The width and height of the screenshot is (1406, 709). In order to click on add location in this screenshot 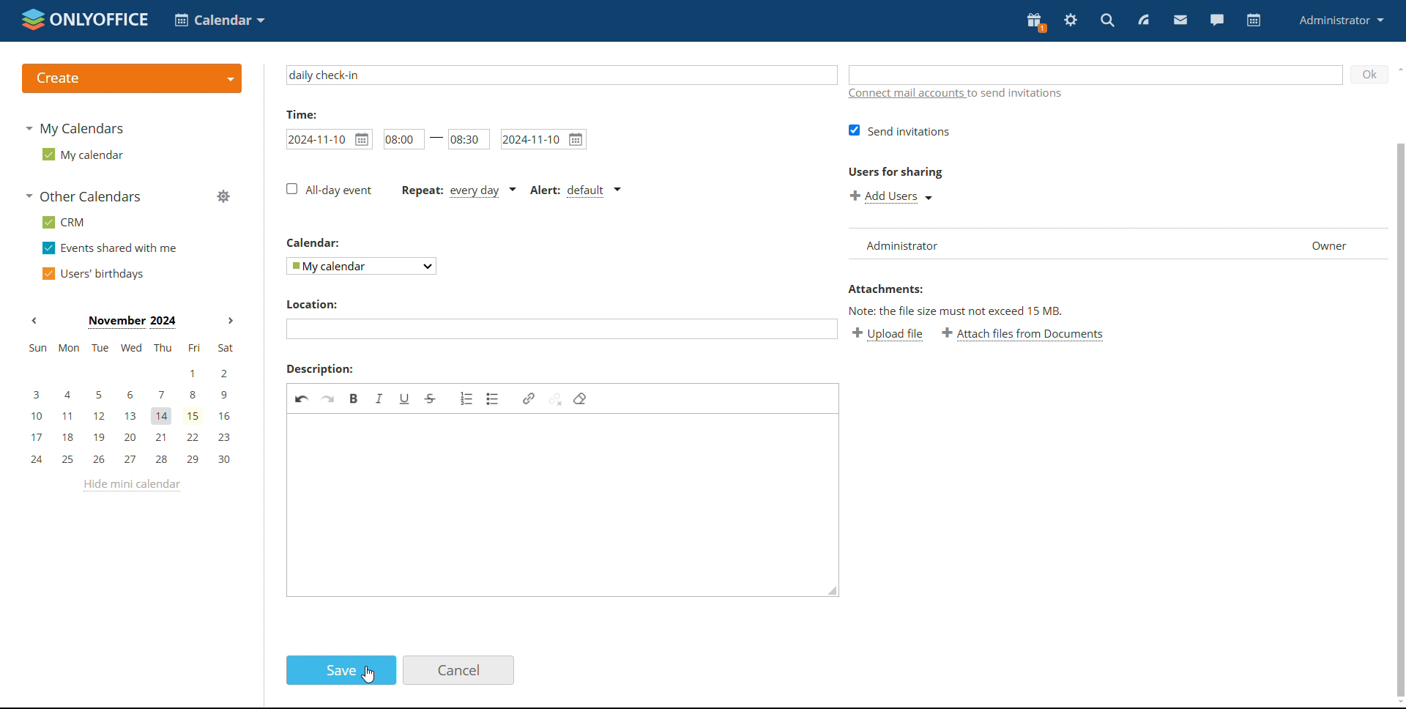, I will do `click(562, 331)`.